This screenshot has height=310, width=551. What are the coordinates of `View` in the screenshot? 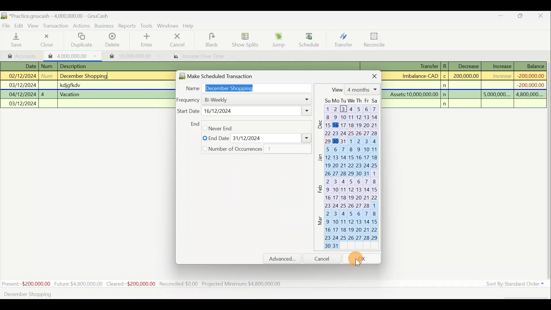 It's located at (34, 26).